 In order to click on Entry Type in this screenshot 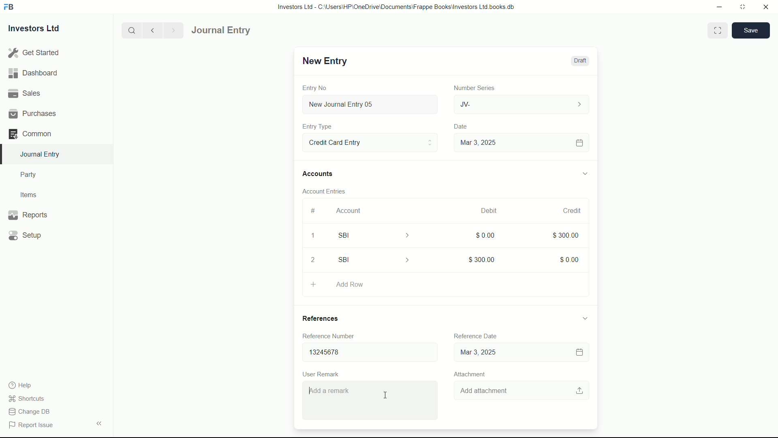, I will do `click(369, 142)`.